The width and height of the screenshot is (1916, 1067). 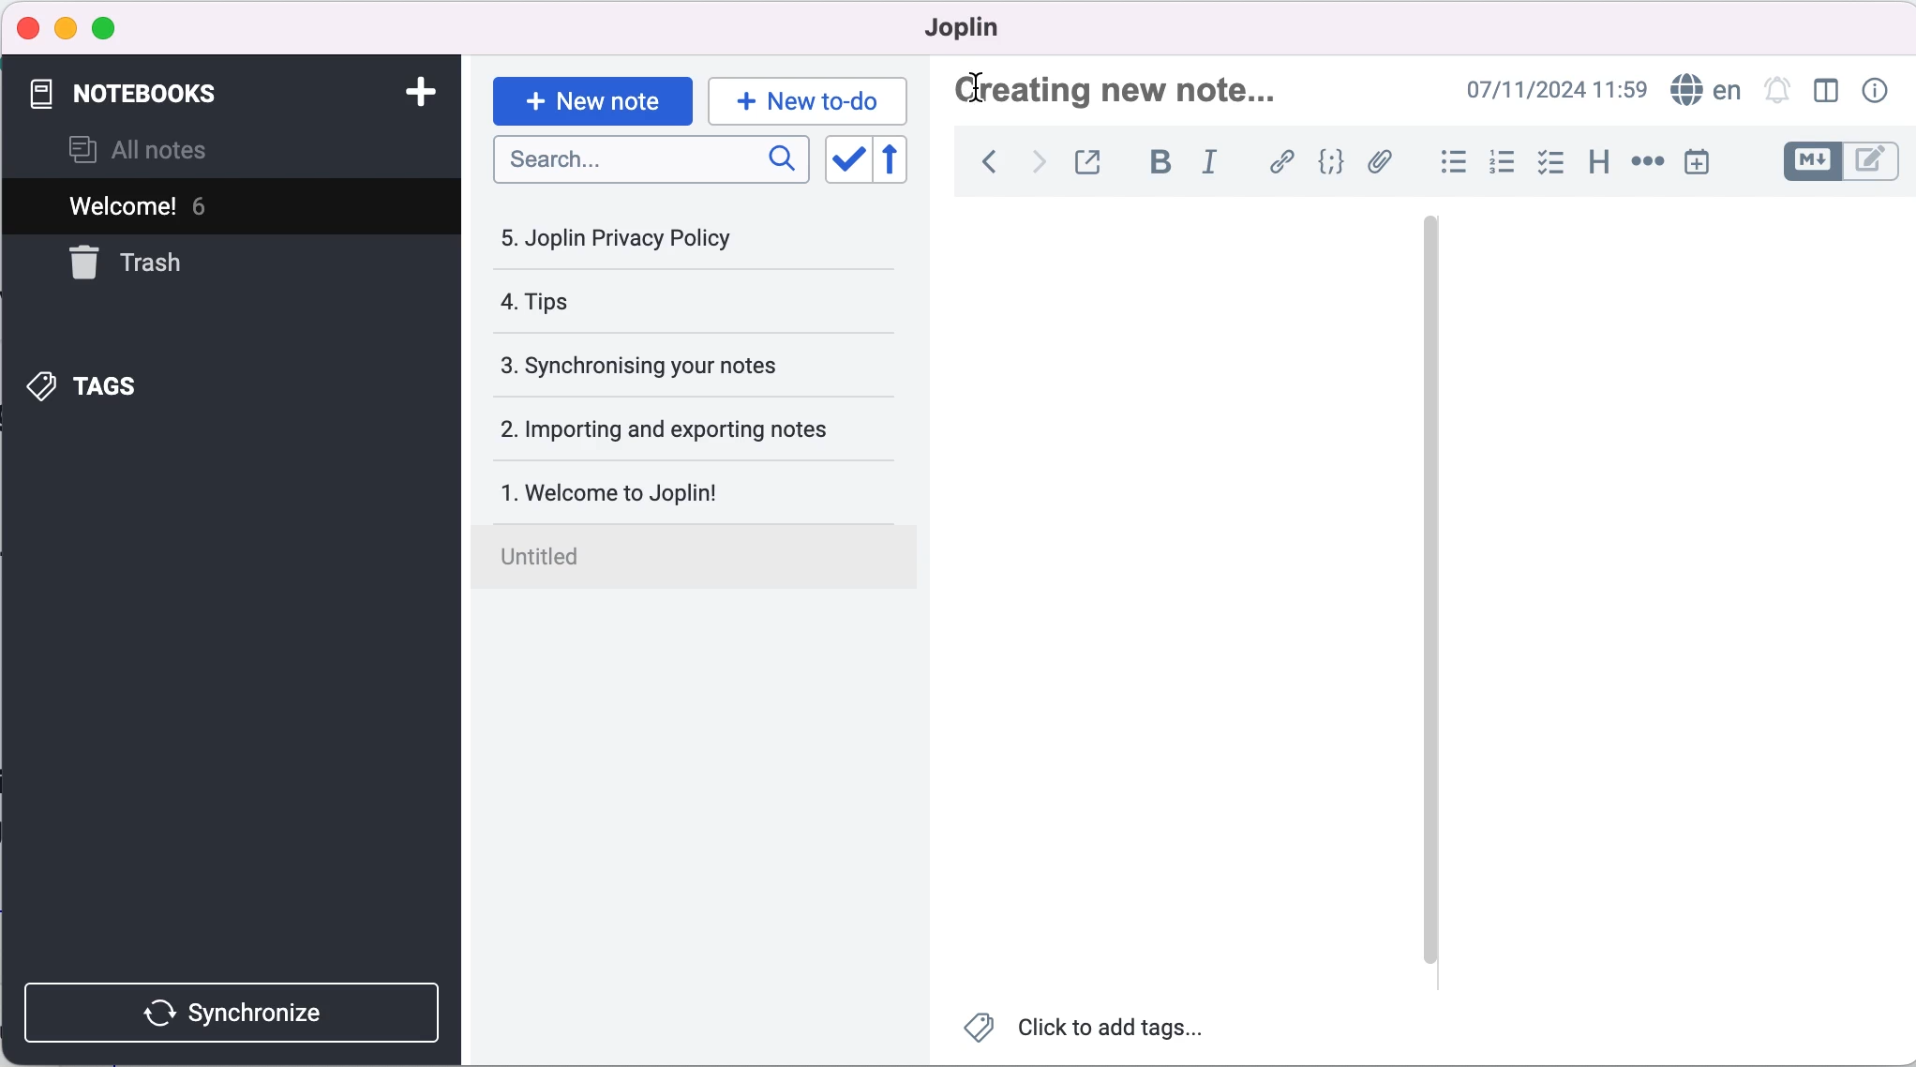 What do you see at coordinates (113, 26) in the screenshot?
I see `maximize` at bounding box center [113, 26].